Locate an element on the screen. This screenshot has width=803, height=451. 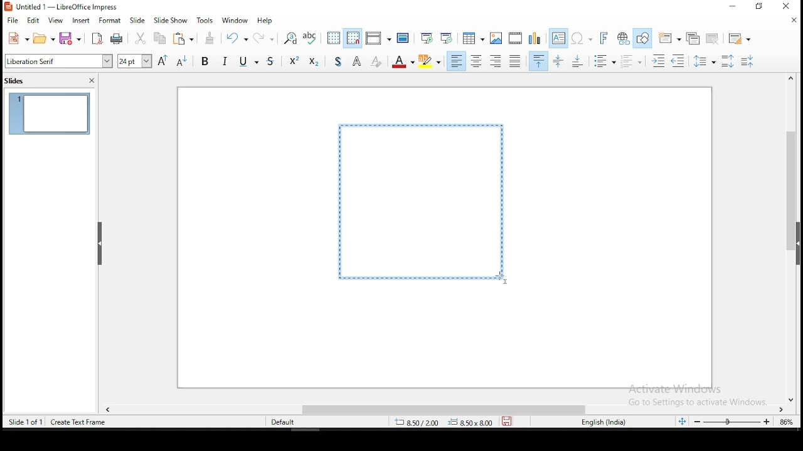
text box is located at coordinates (557, 38).